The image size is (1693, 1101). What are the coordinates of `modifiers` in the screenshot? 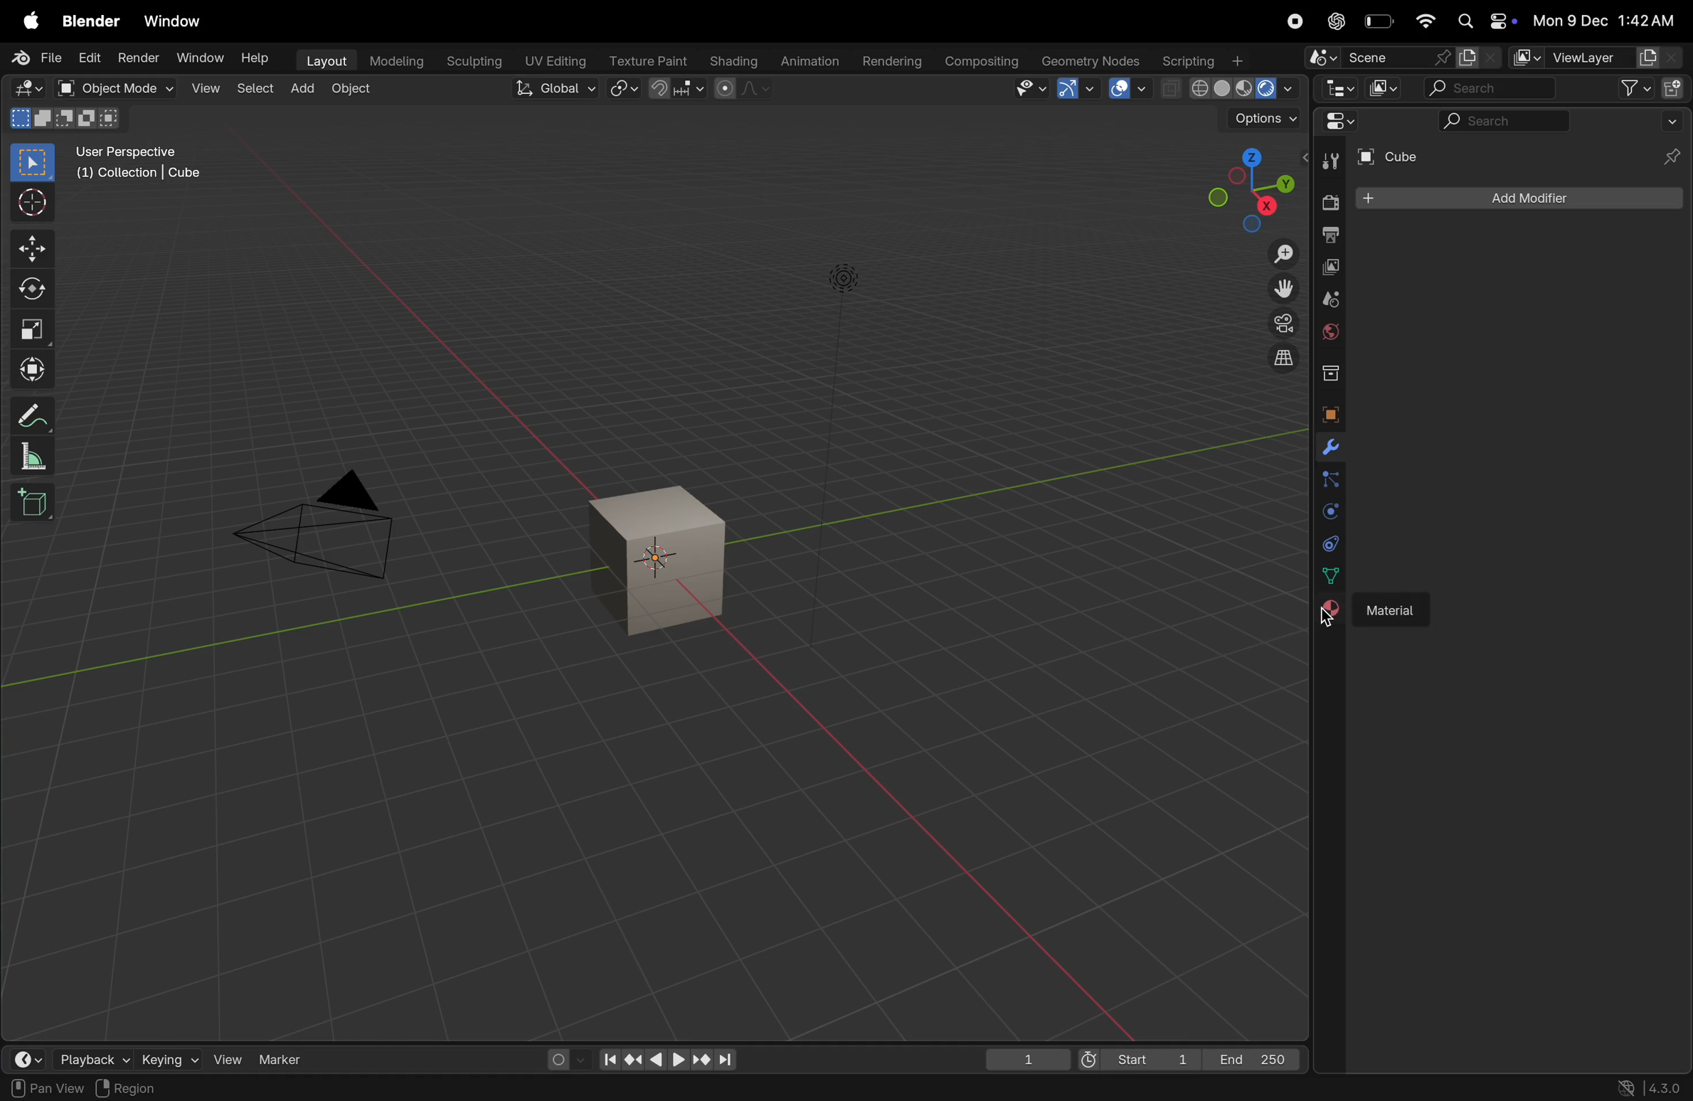 It's located at (1330, 448).